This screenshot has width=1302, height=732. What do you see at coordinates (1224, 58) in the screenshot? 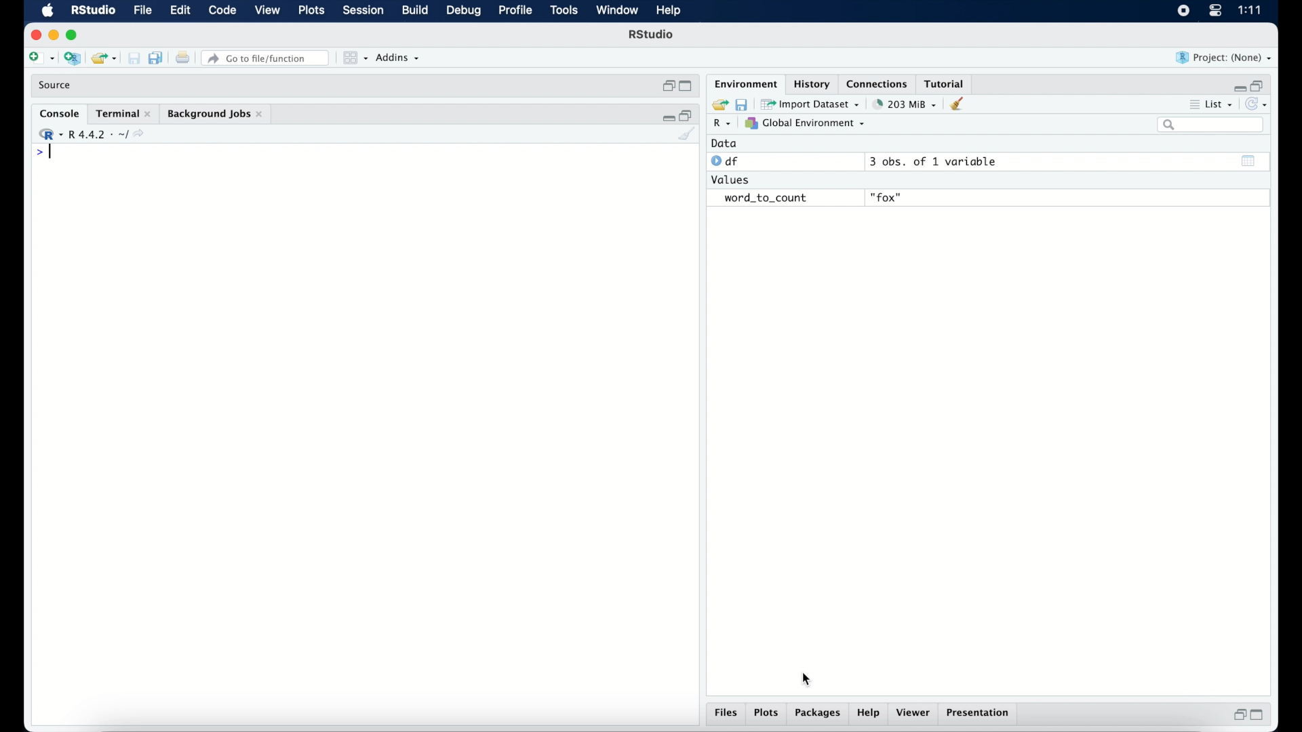
I see `project (none)` at bounding box center [1224, 58].